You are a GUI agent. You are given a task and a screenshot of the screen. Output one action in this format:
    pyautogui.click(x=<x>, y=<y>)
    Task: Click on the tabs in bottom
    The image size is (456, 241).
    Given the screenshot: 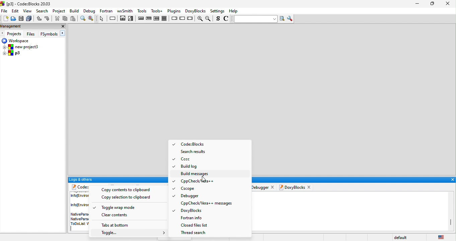 What is the action you would take?
    pyautogui.click(x=117, y=226)
    